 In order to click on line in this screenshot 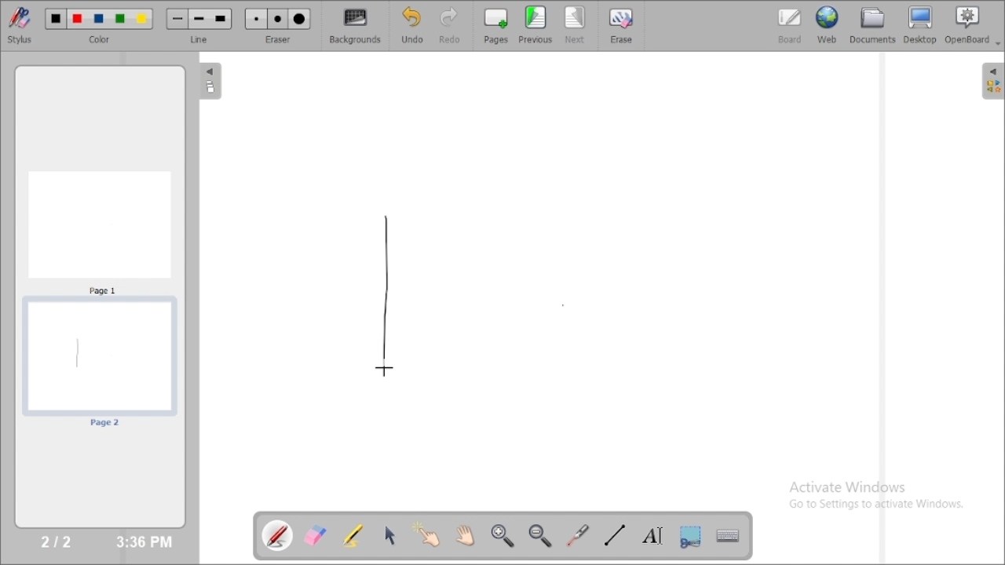, I will do `click(385, 284)`.